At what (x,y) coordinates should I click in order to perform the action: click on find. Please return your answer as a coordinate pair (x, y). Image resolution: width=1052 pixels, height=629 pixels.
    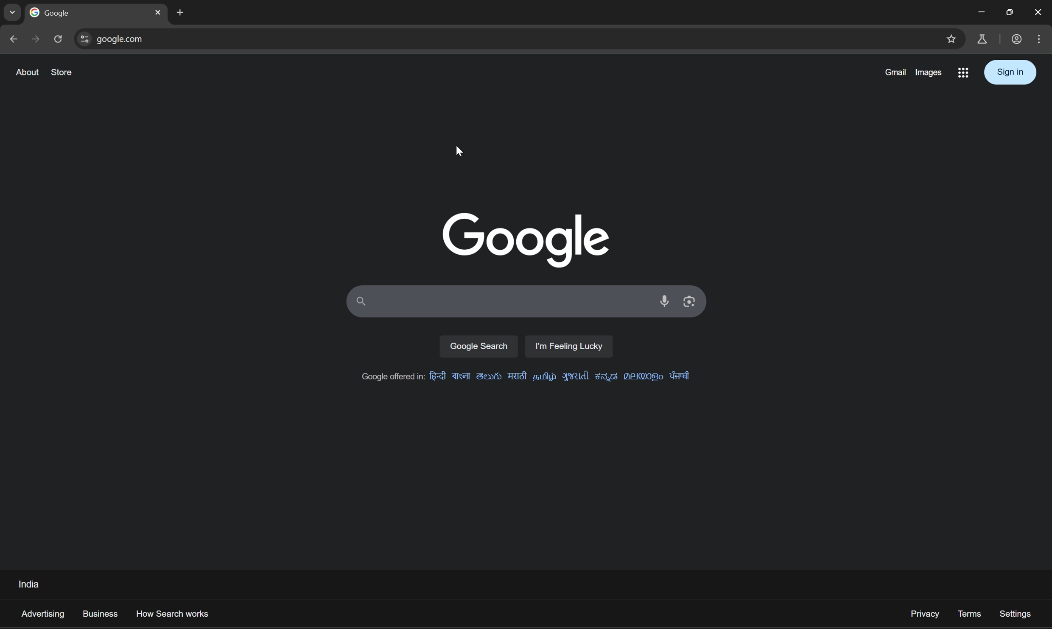
    Looking at the image, I should click on (84, 39).